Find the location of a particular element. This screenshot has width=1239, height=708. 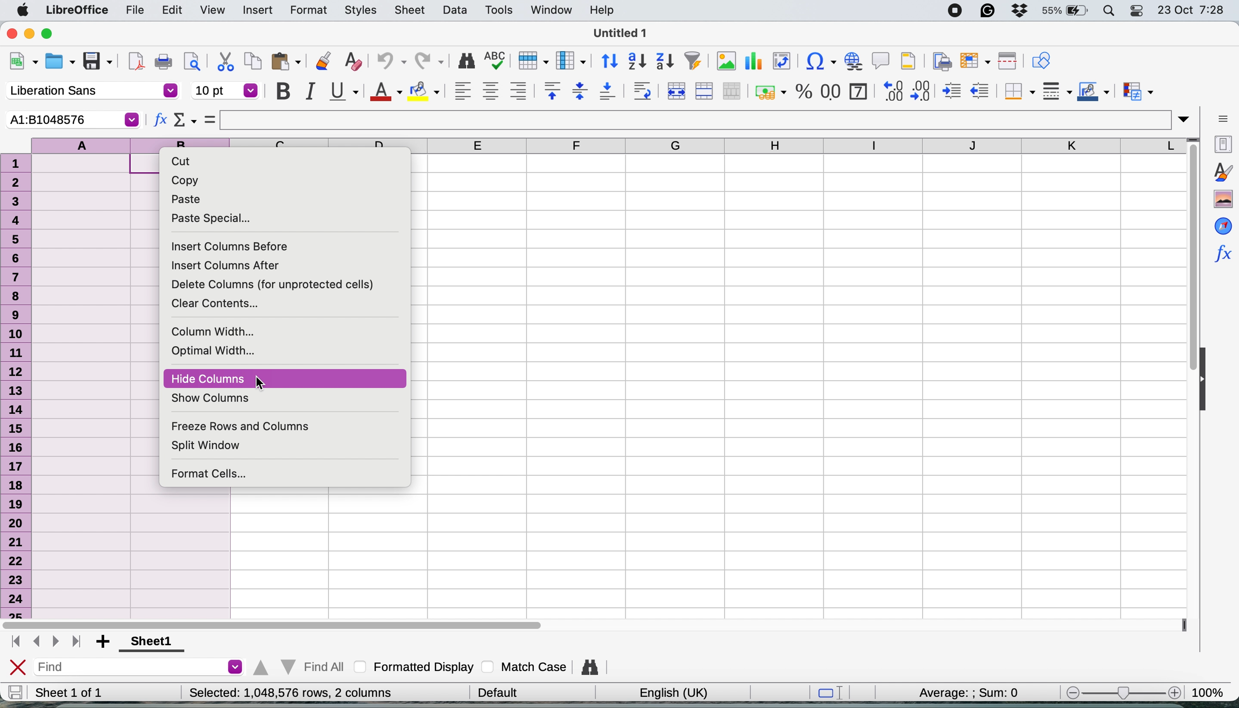

bold is located at coordinates (282, 91).